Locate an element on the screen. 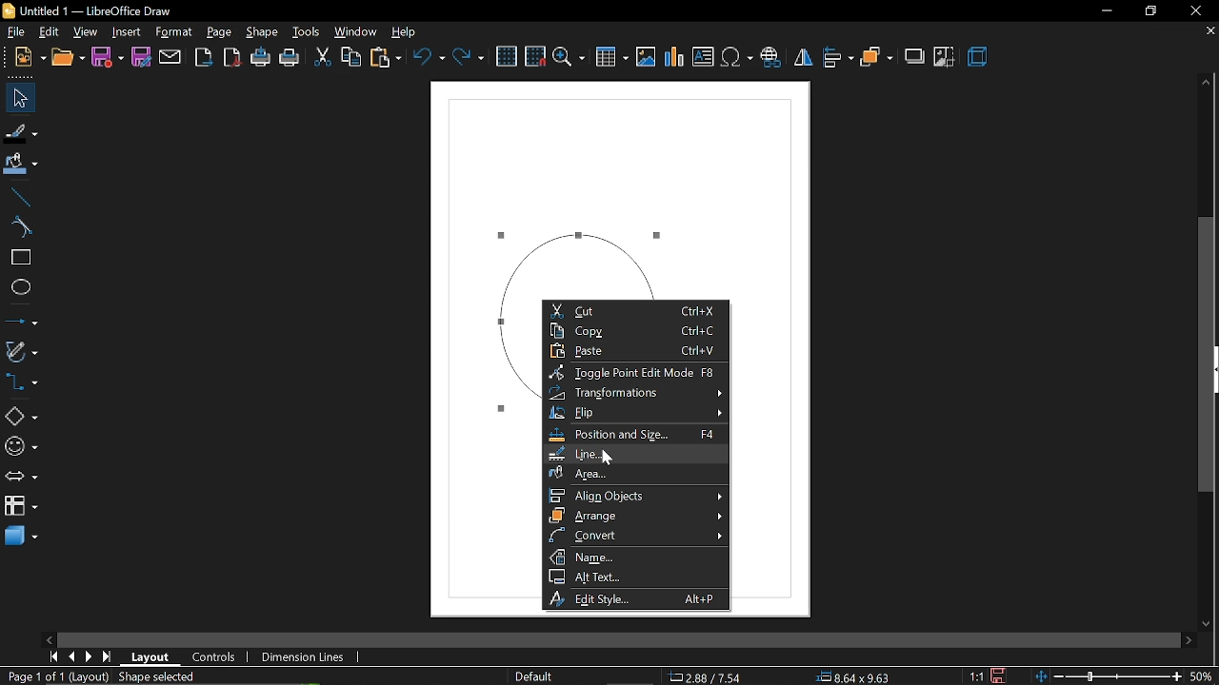  insert is located at coordinates (125, 32).